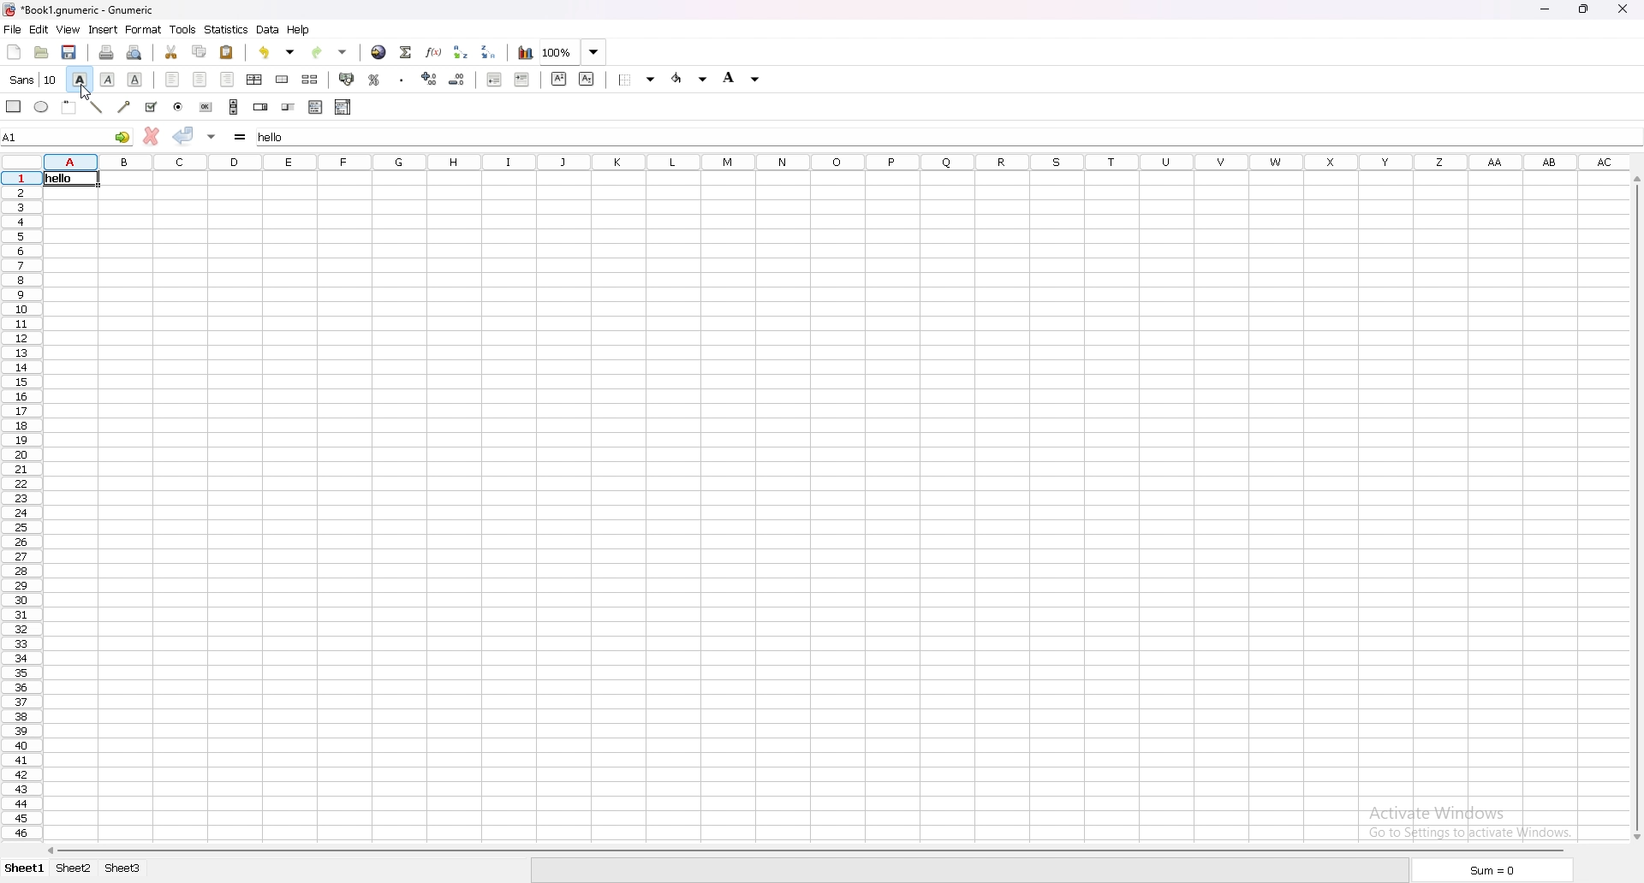 Image resolution: width=1644 pixels, height=883 pixels. What do you see at coordinates (74, 869) in the screenshot?
I see `sheet 2` at bounding box center [74, 869].